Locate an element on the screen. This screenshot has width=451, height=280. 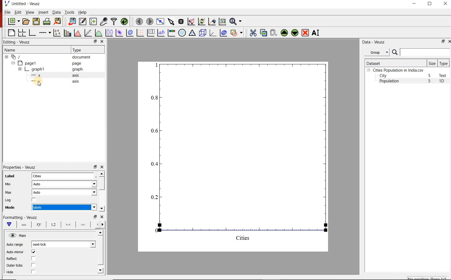
Text is located at coordinates (444, 75).